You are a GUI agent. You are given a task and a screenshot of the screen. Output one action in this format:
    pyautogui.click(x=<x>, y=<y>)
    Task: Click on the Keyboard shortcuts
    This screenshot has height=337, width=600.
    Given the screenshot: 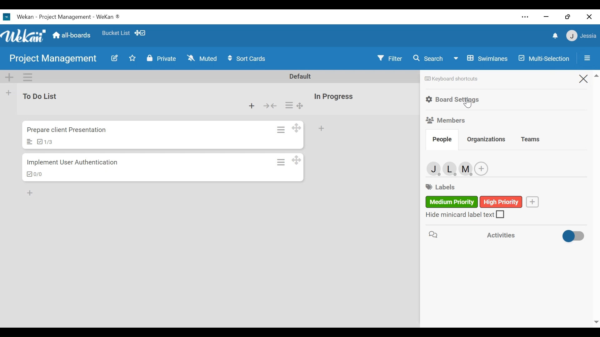 What is the action you would take?
    pyautogui.click(x=450, y=79)
    